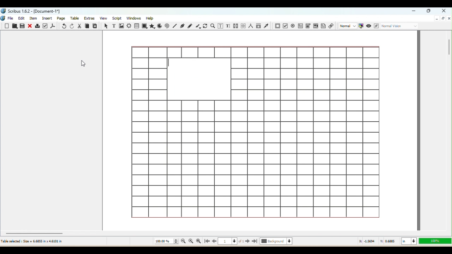  Describe the element at coordinates (32, 241) in the screenshot. I see `Table selected Size 6.6855 in x 4.6101 in` at that location.